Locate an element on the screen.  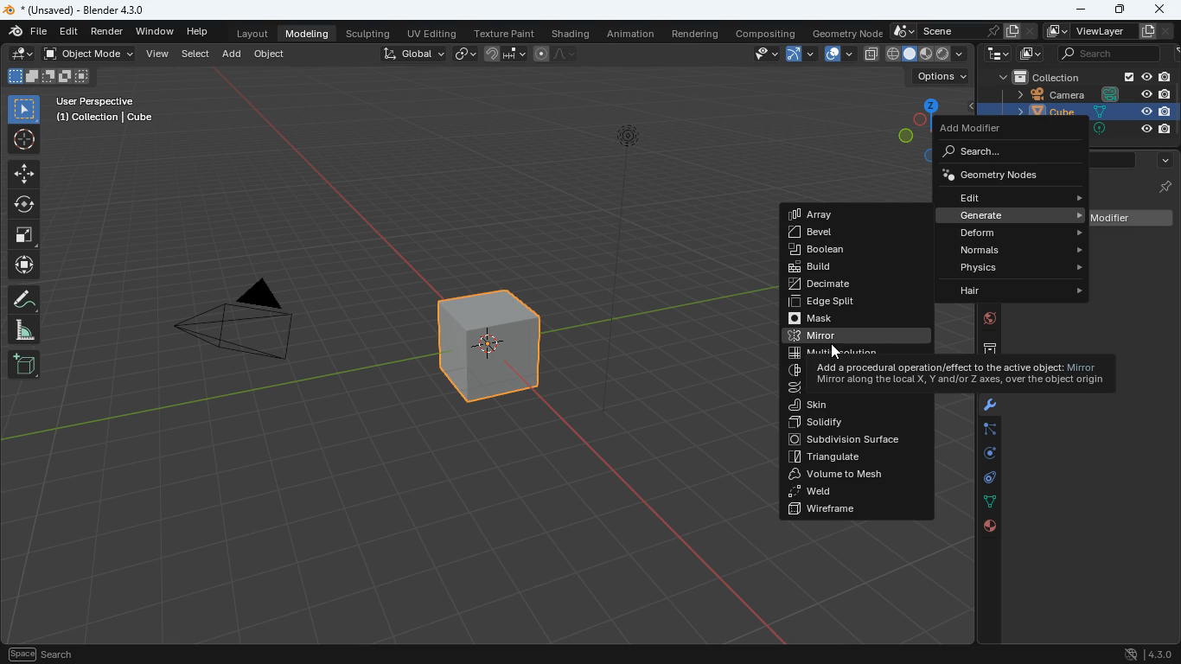
version is located at coordinates (1151, 654).